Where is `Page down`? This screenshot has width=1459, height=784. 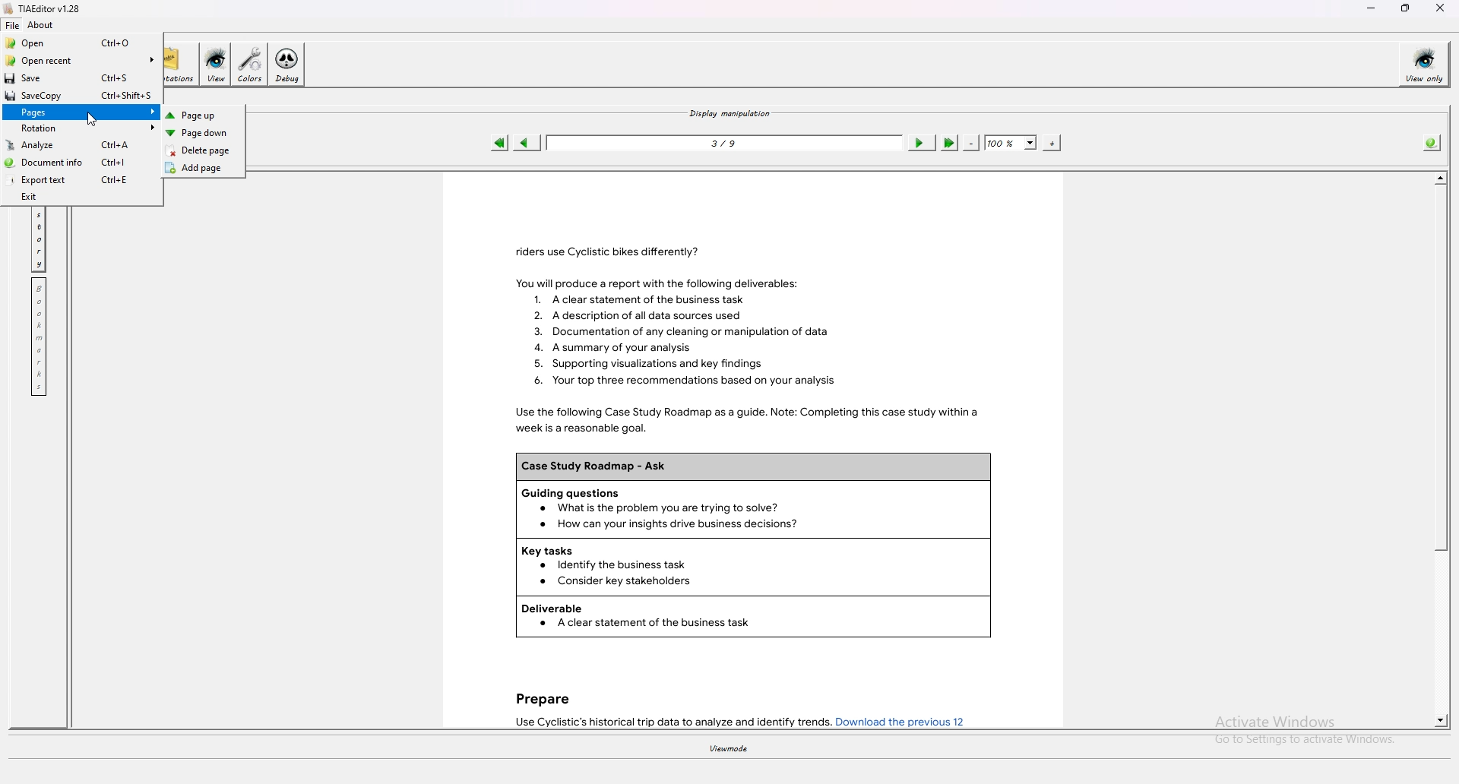 Page down is located at coordinates (199, 133).